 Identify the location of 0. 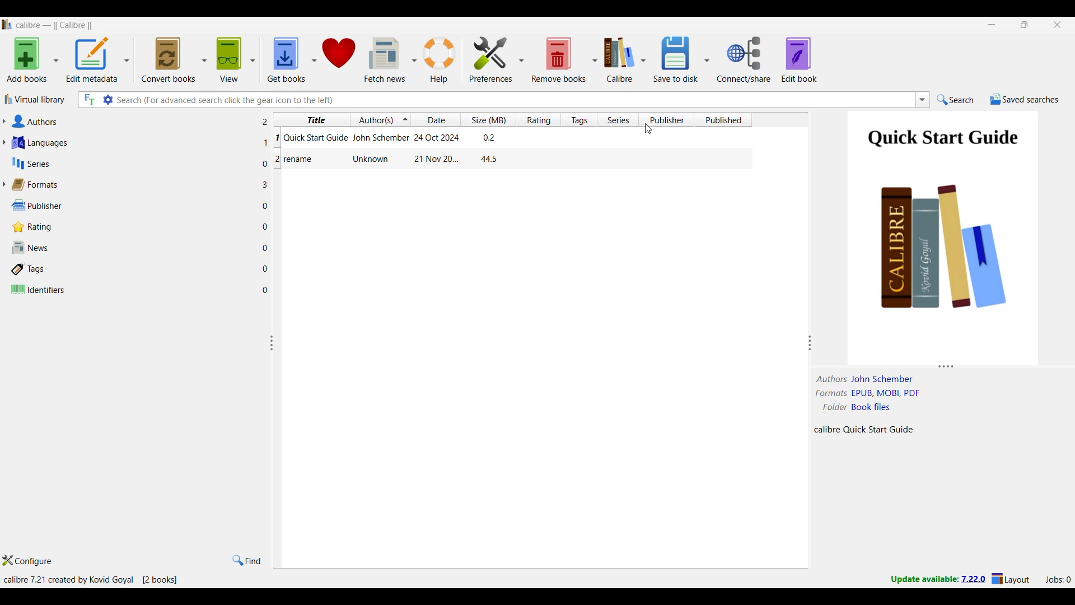
(268, 288).